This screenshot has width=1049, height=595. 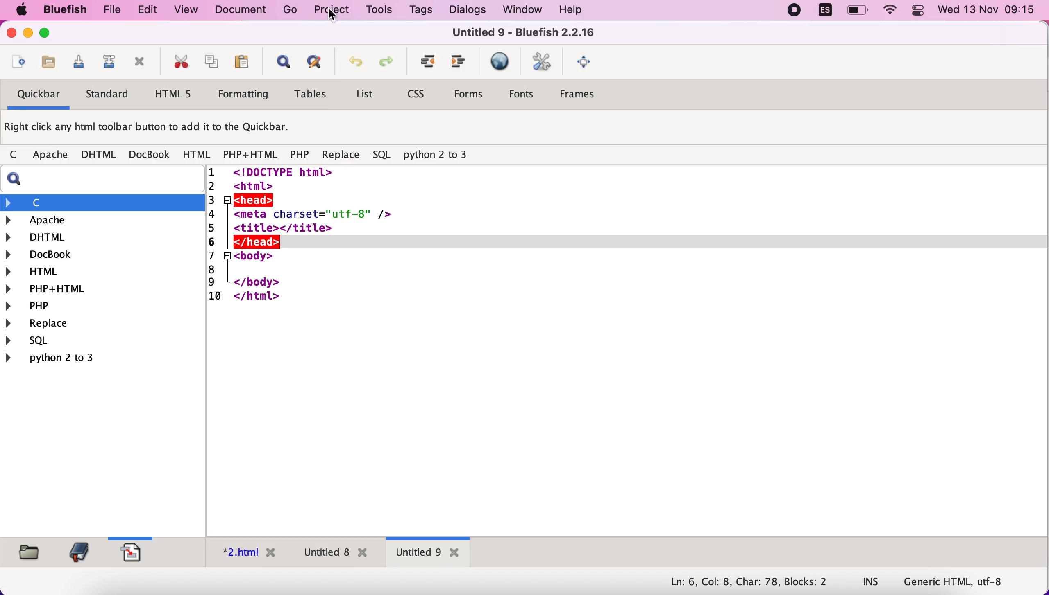 What do you see at coordinates (386, 65) in the screenshot?
I see `redo` at bounding box center [386, 65].